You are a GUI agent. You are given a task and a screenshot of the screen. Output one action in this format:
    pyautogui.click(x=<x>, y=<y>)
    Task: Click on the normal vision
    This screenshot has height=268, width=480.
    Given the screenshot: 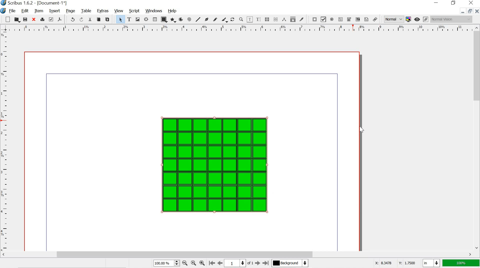 What is the action you would take?
    pyautogui.click(x=452, y=19)
    